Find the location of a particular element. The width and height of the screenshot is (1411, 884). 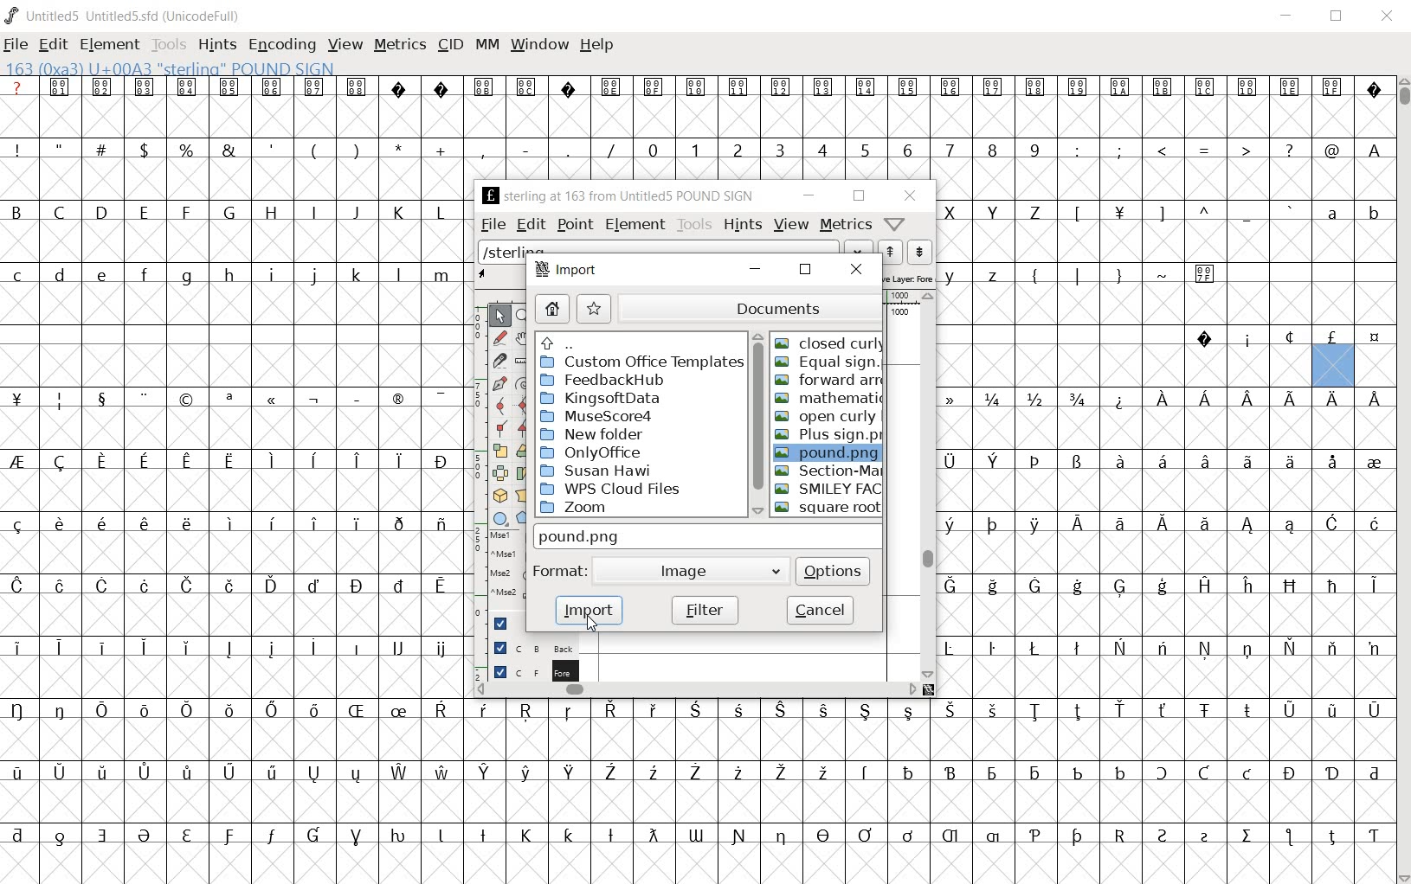

. is located at coordinates (567, 149).